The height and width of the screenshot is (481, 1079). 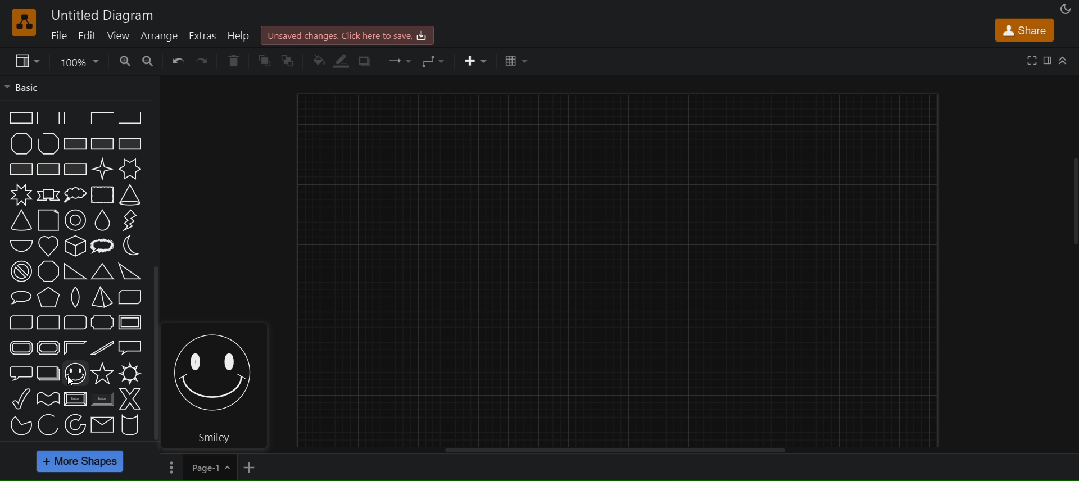 I want to click on pyramid, so click(x=48, y=297).